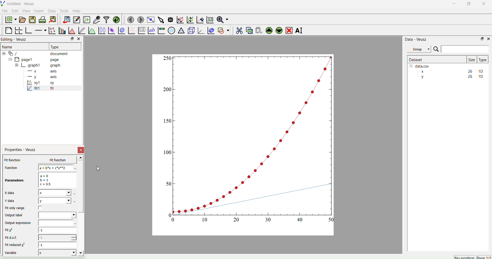  Describe the element at coordinates (75, 201) in the screenshot. I see `Select using dataset browser` at that location.